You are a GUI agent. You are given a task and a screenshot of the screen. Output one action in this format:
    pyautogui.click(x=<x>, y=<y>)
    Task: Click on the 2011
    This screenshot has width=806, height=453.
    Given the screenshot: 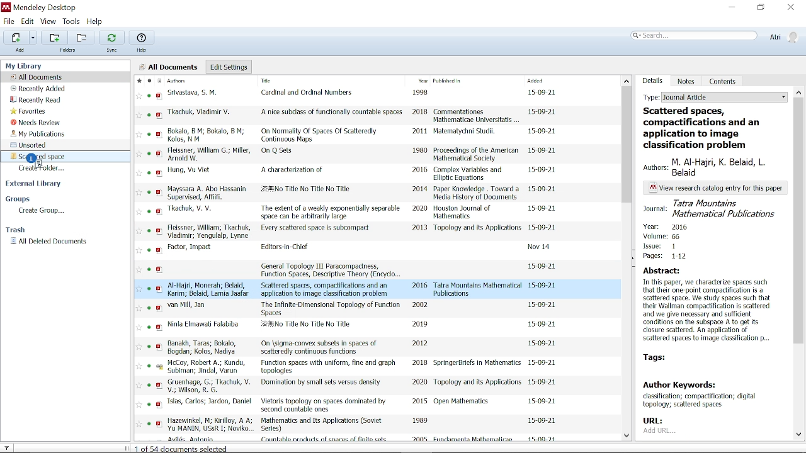 What is the action you would take?
    pyautogui.click(x=419, y=131)
    